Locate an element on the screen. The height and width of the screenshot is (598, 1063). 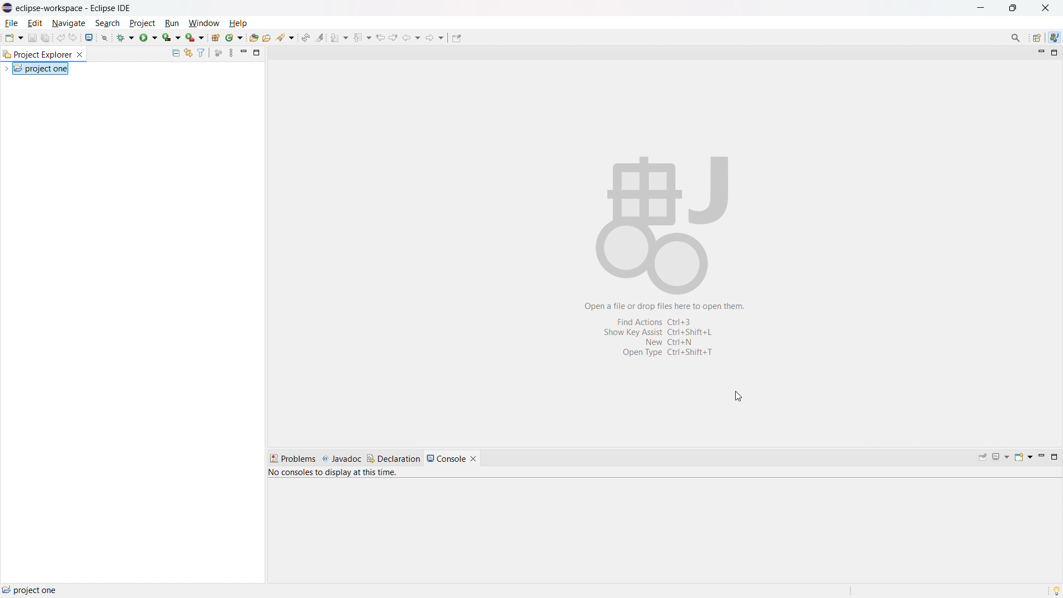
debug is located at coordinates (126, 37).